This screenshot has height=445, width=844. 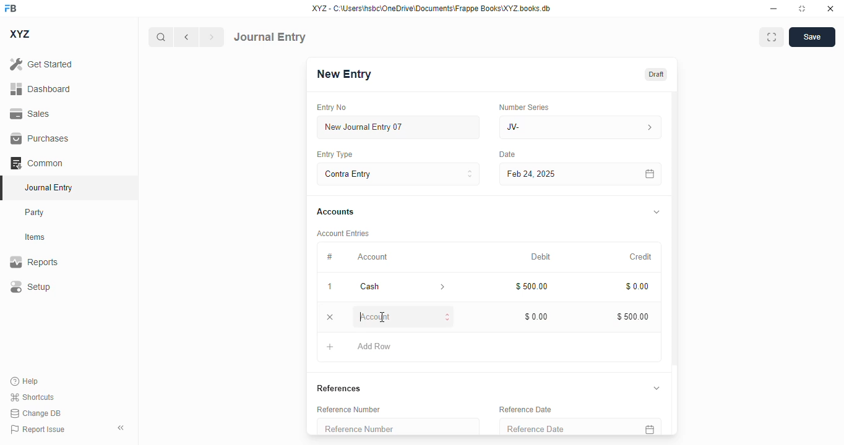 I want to click on calendar icon, so click(x=649, y=427).